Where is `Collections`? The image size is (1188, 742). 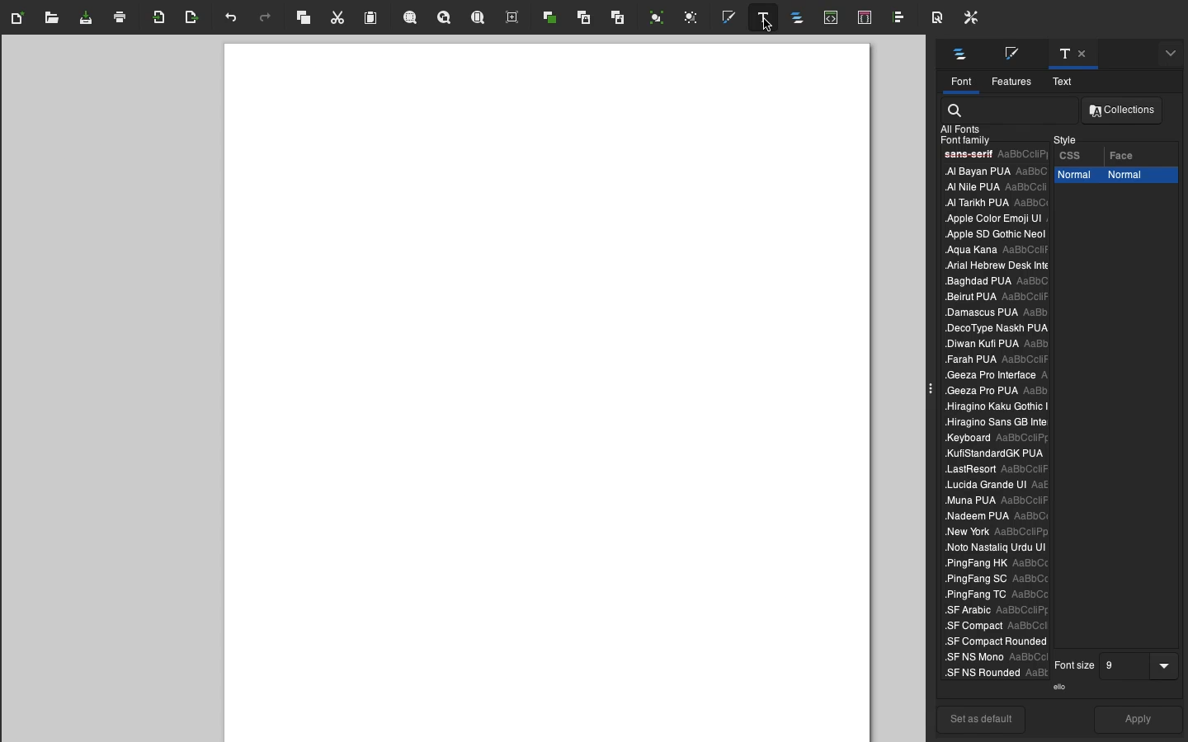
Collections is located at coordinates (1124, 111).